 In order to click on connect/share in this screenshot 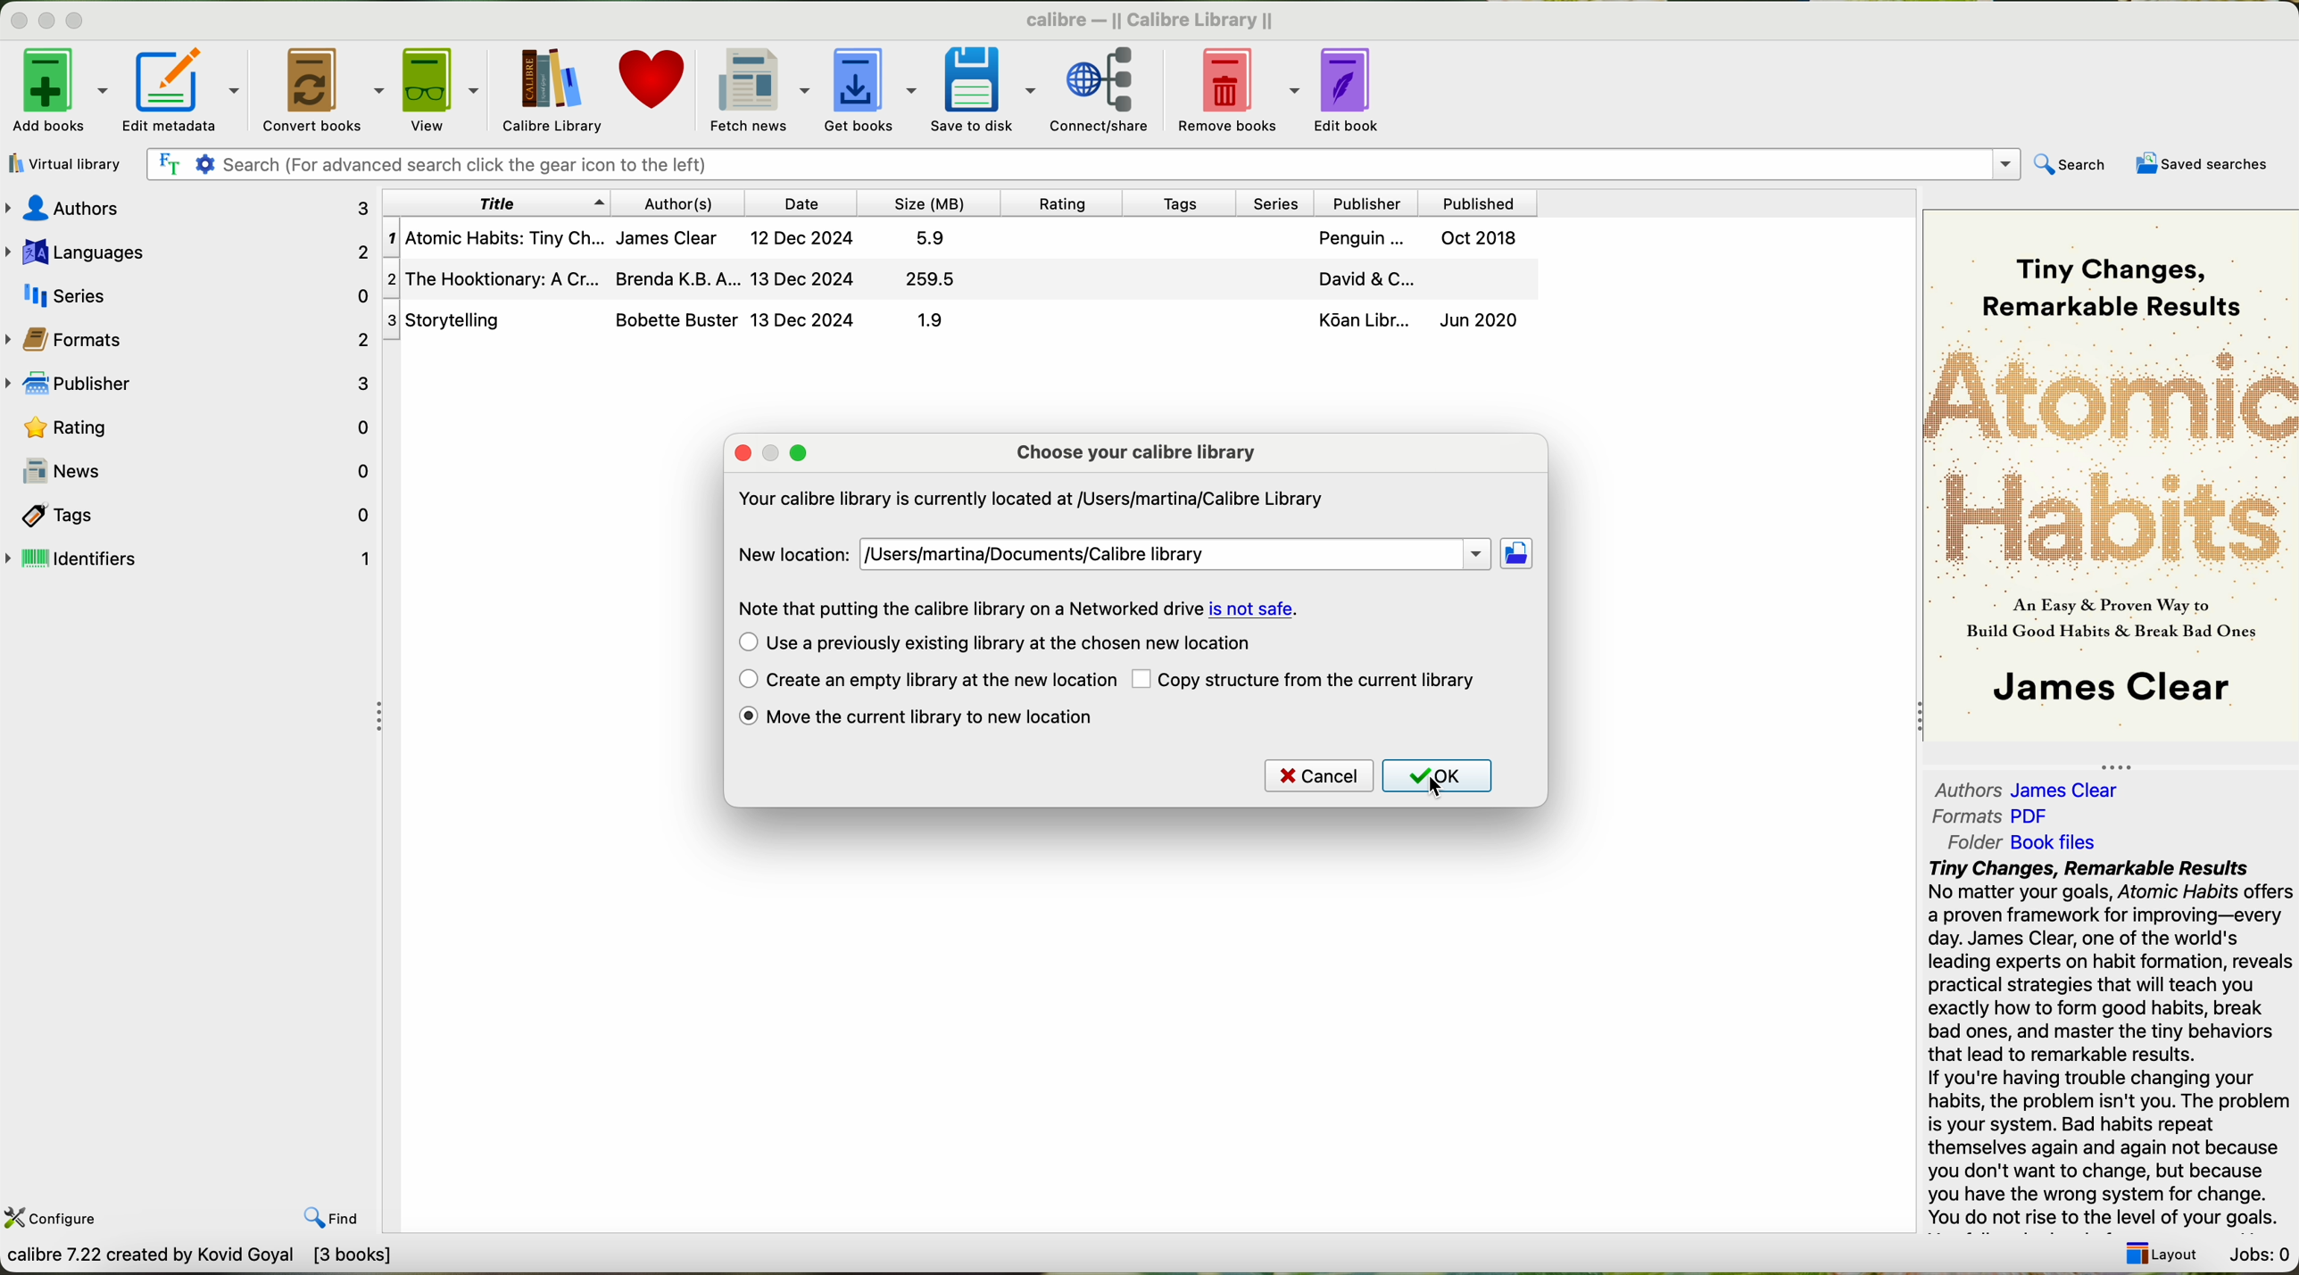, I will do `click(1102, 89)`.